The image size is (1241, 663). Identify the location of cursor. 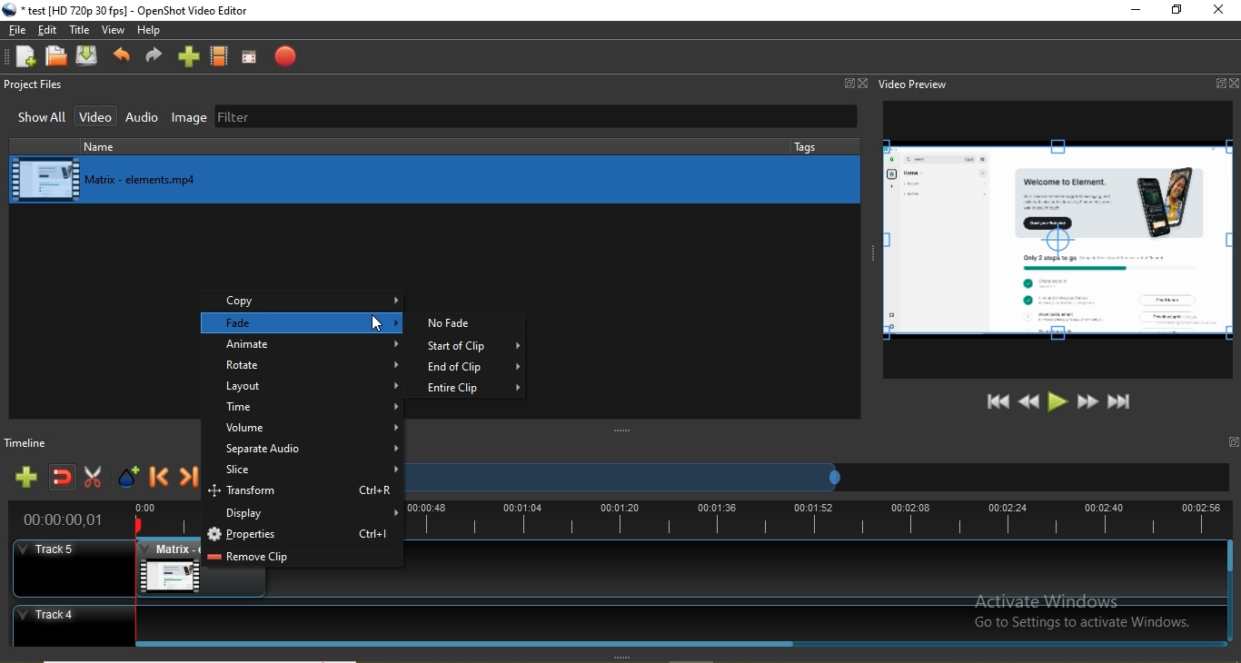
(378, 325).